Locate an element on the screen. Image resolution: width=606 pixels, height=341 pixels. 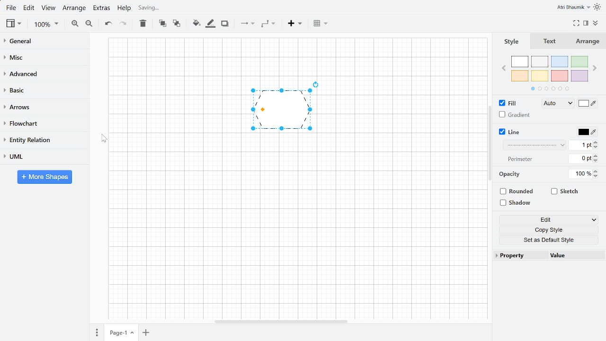
Set as Default style is located at coordinates (549, 240).